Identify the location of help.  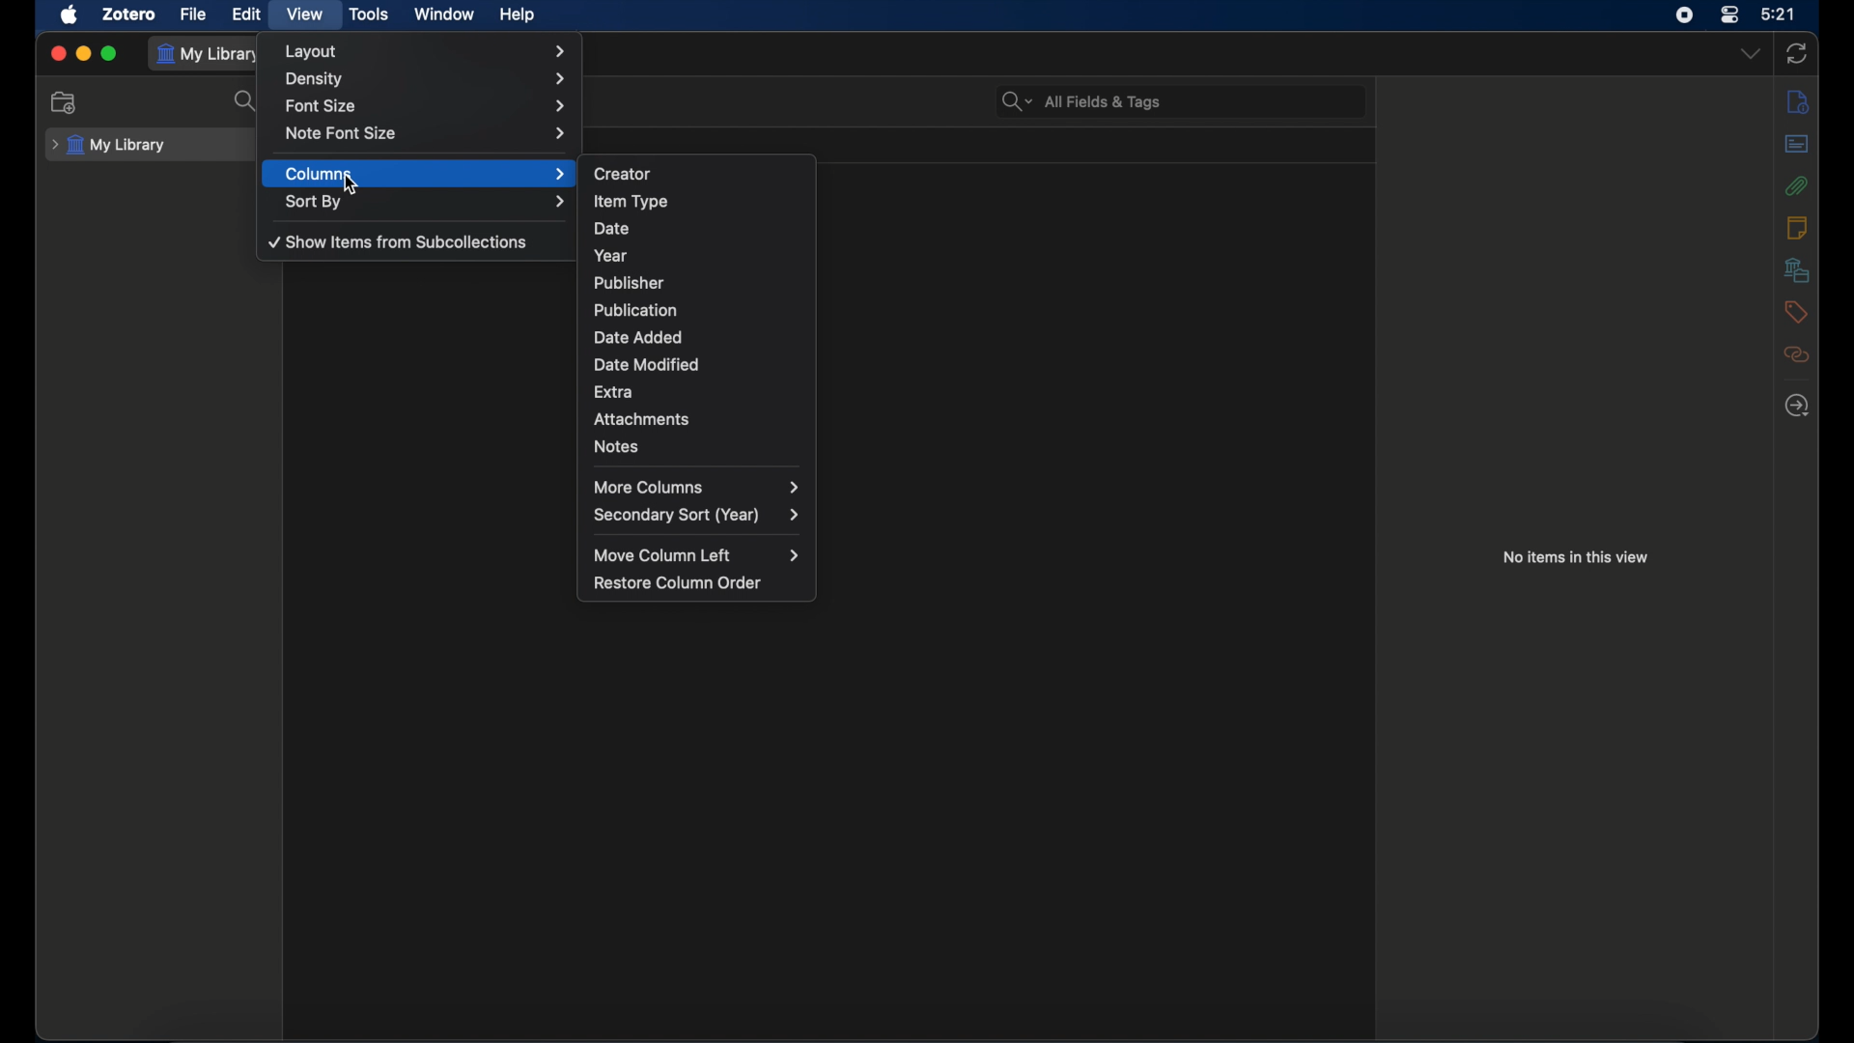
(518, 14).